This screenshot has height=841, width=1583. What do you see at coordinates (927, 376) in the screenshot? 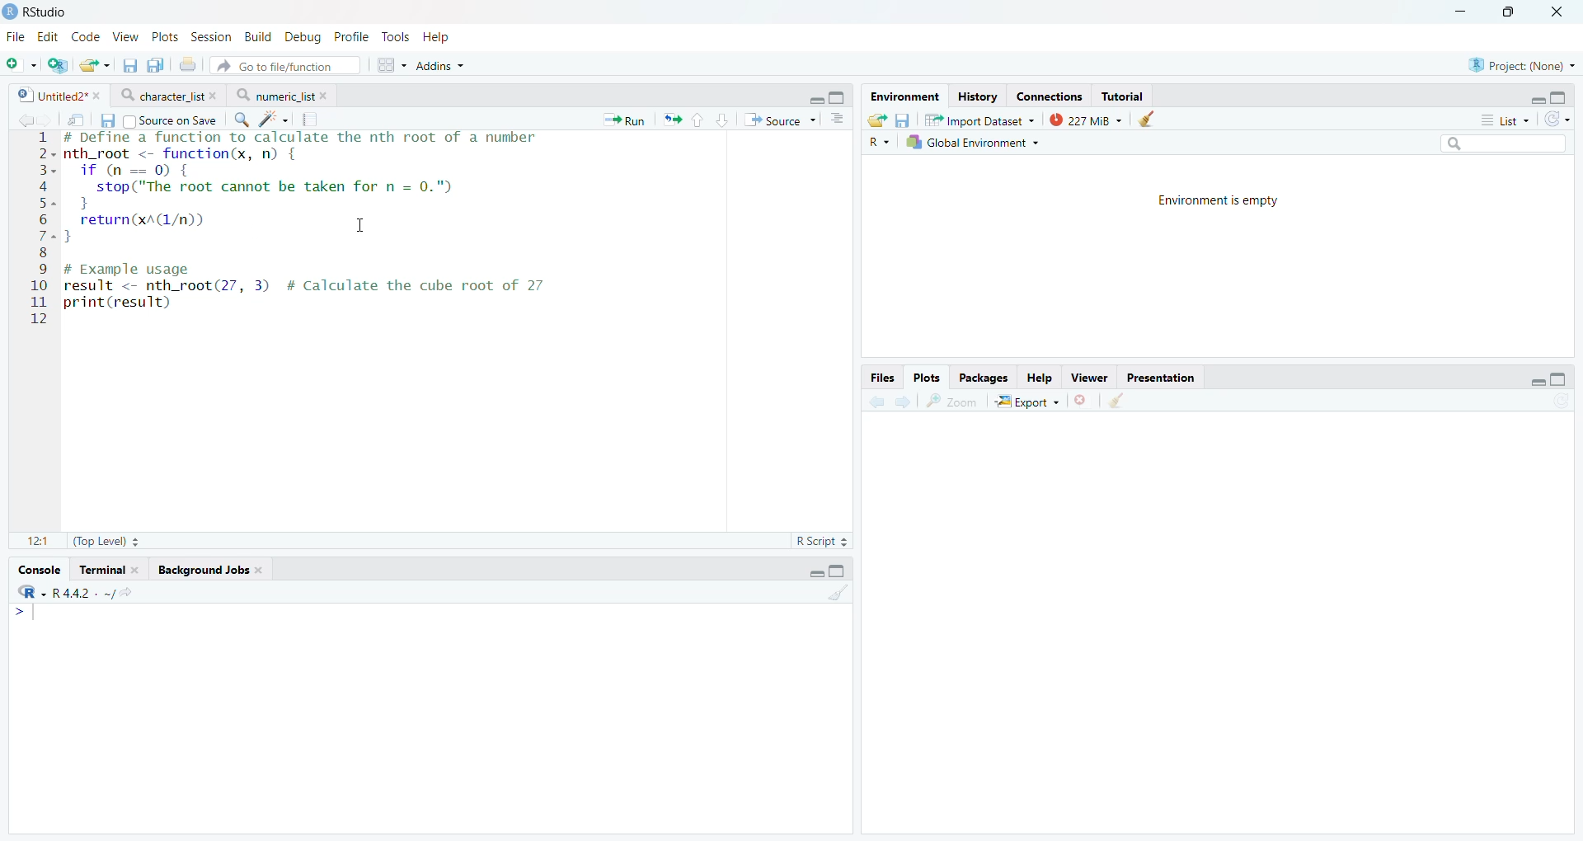
I see `Plots` at bounding box center [927, 376].